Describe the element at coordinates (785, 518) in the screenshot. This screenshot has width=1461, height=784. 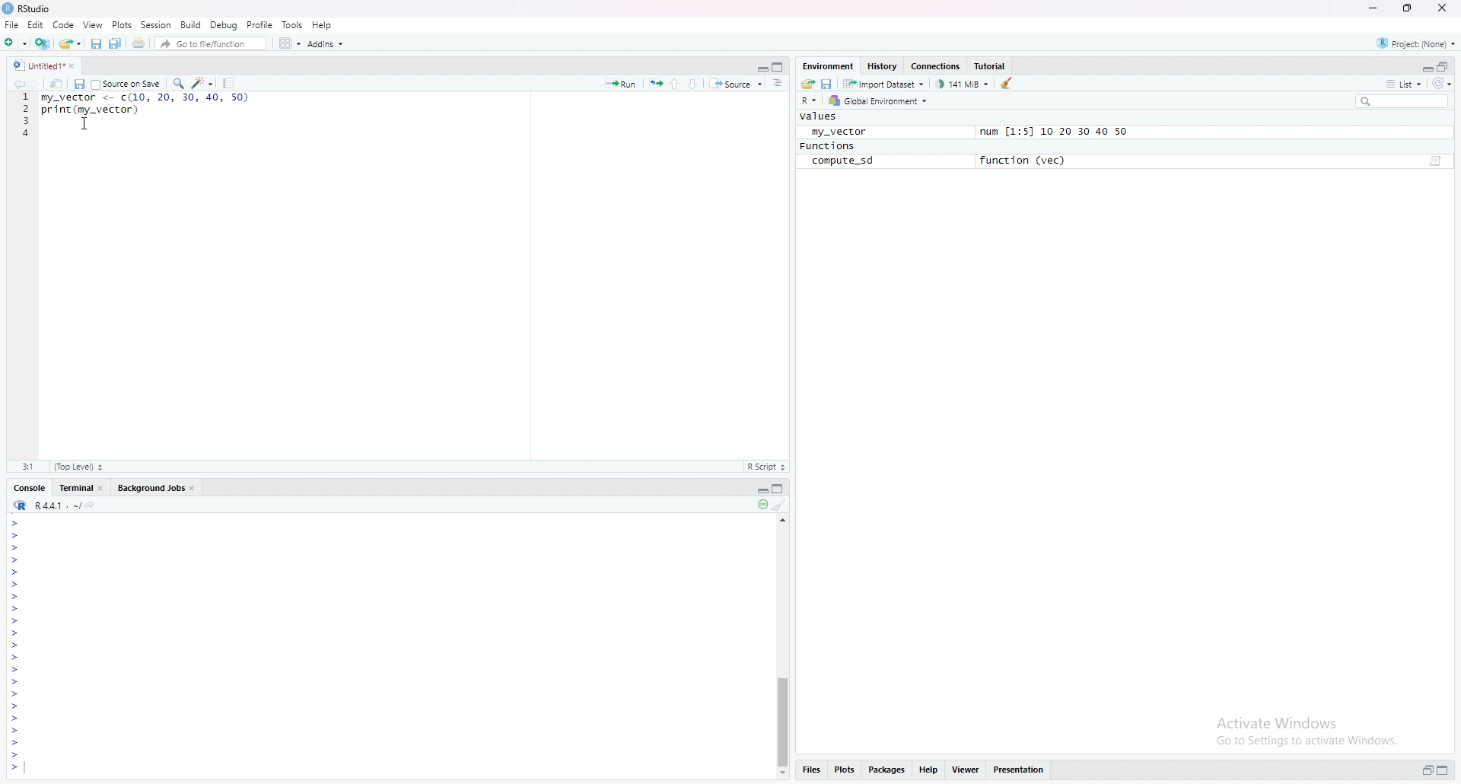
I see `Up` at that location.